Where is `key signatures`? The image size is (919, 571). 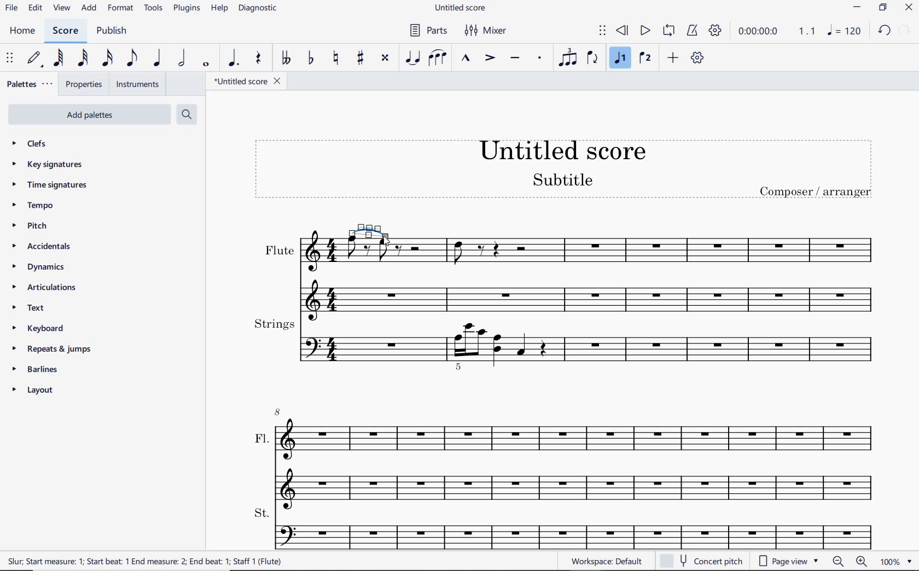
key signatures is located at coordinates (48, 165).